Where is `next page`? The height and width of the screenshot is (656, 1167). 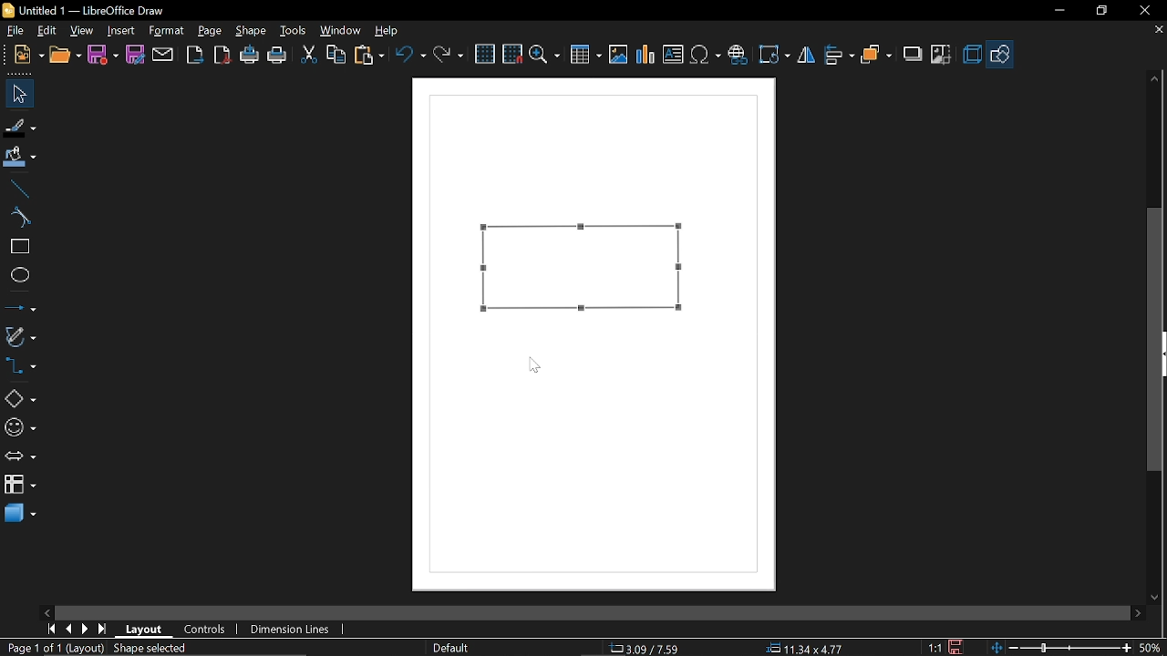
next page is located at coordinates (85, 630).